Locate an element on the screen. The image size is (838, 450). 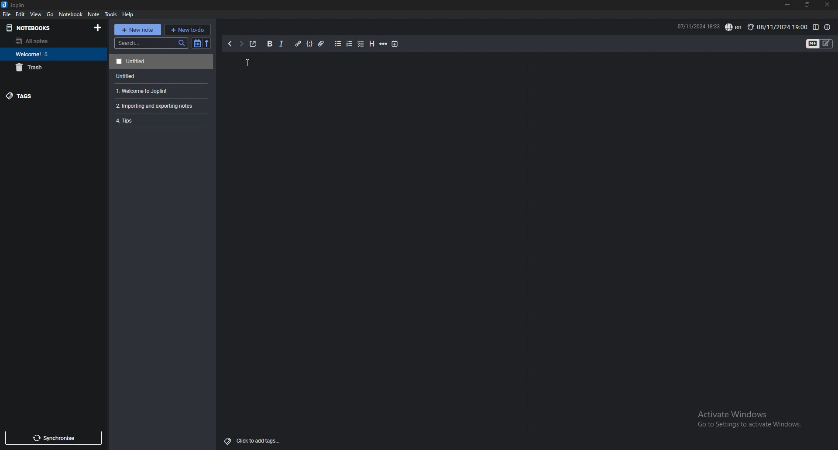
Welcome 5 is located at coordinates (51, 54).